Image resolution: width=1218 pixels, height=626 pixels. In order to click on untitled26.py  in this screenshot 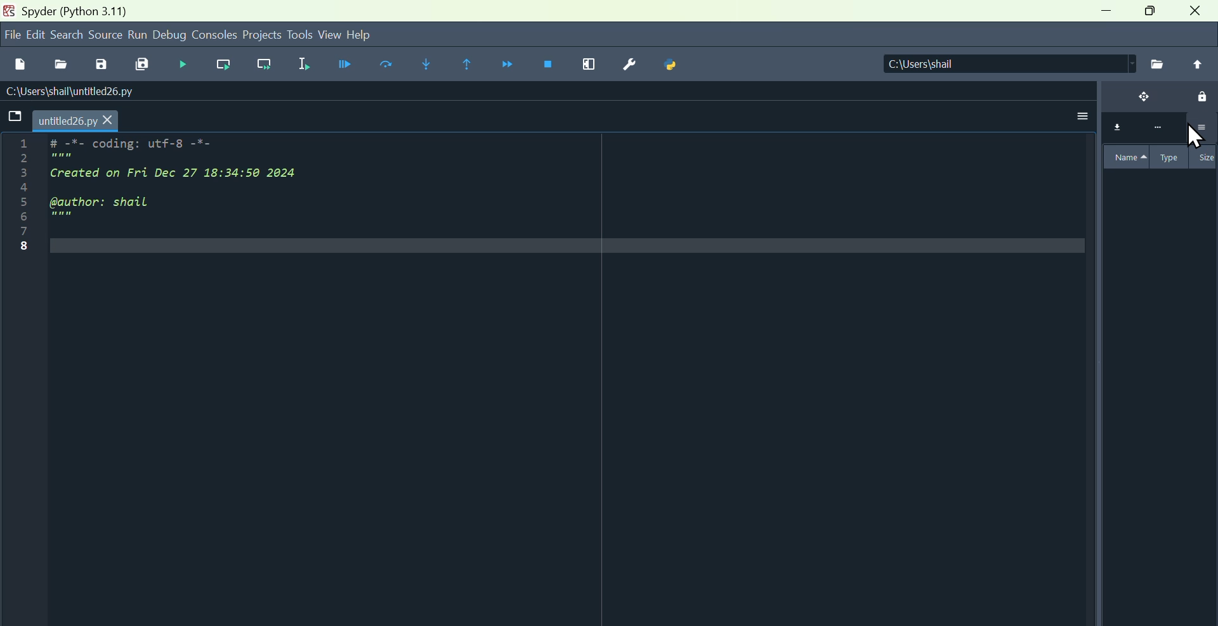, I will do `click(79, 120)`.